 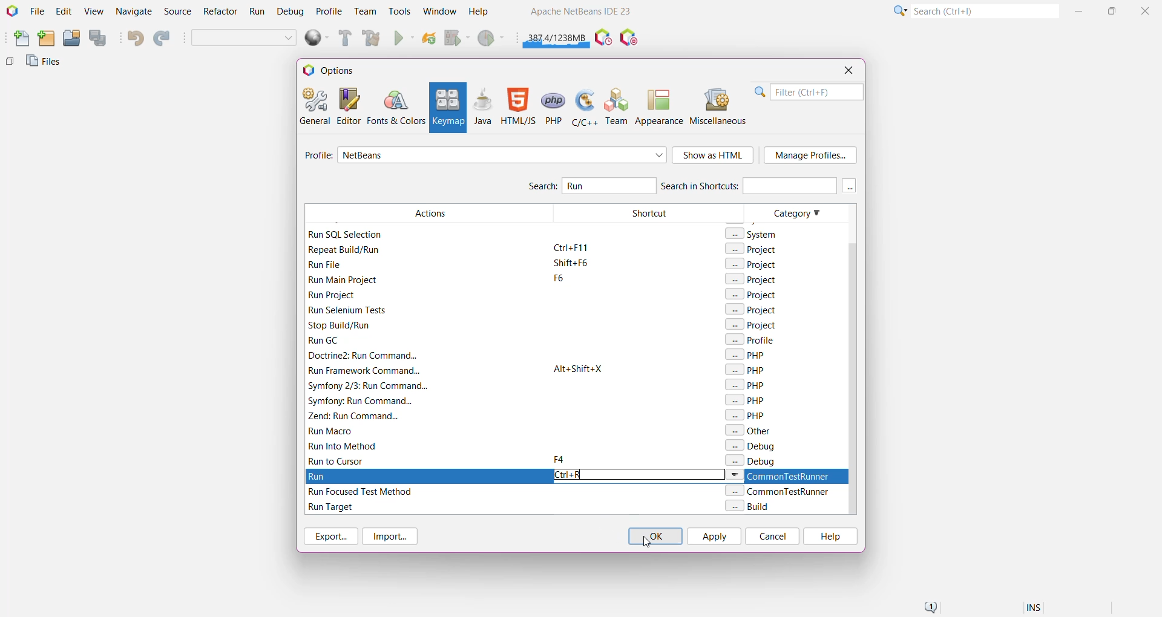 I want to click on Shortcut, so click(x=649, y=335).